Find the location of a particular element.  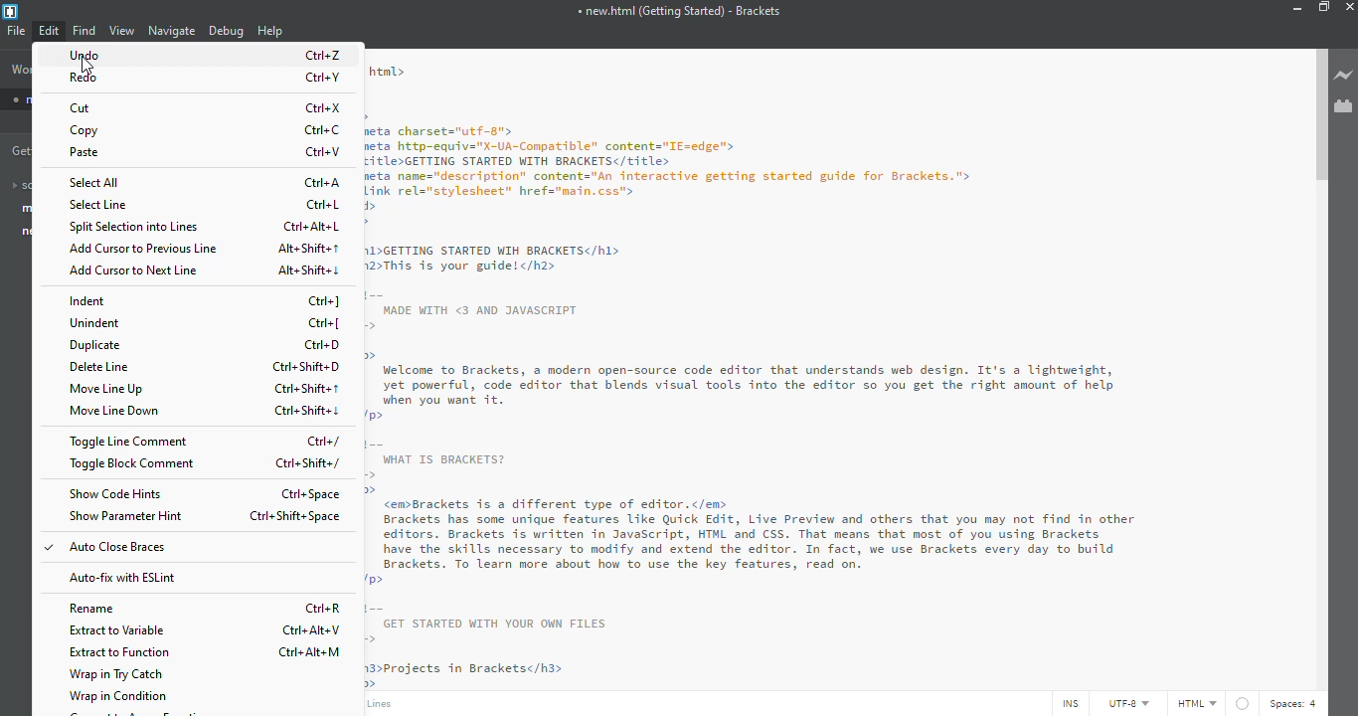

<!DOCTYPE html>
 <heal>
<head>

meta charset-rutf-ars

<heta hitp-equiv="X-U-Conpatible" content="IE-edge">

CEit1e>GETTING STARTED WITH BRACKETS</title>

<meta name="description” content="An interactive getting started guide for Brackets."

<link rel="stylesheet" href="main.css">

<head>

<body>

<hI>GETTING STARTED Wil BRACKETS</h1>

ha>This is your guidet</hz>
Ph

WADE WITH <3 AND JAVASCRIPT
EN is located at coordinates (683, 198).